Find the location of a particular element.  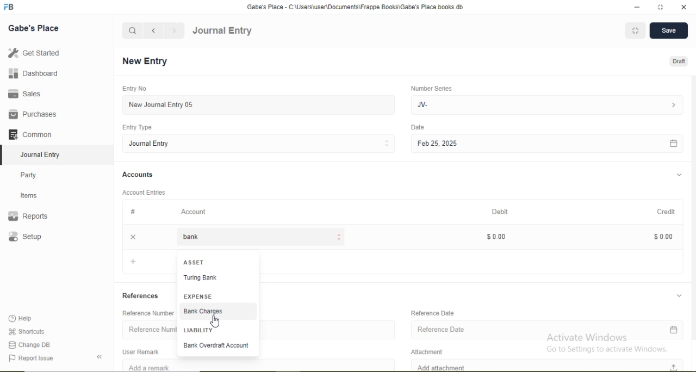

Bank Charges is located at coordinates (220, 313).